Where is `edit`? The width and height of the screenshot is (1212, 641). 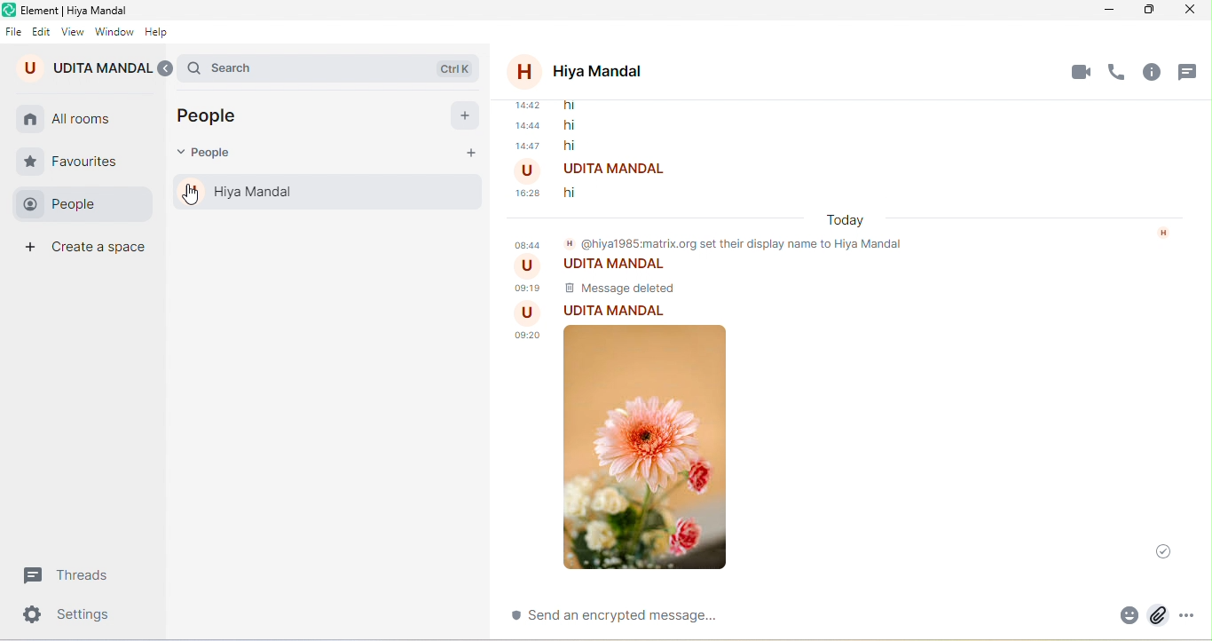
edit is located at coordinates (42, 28).